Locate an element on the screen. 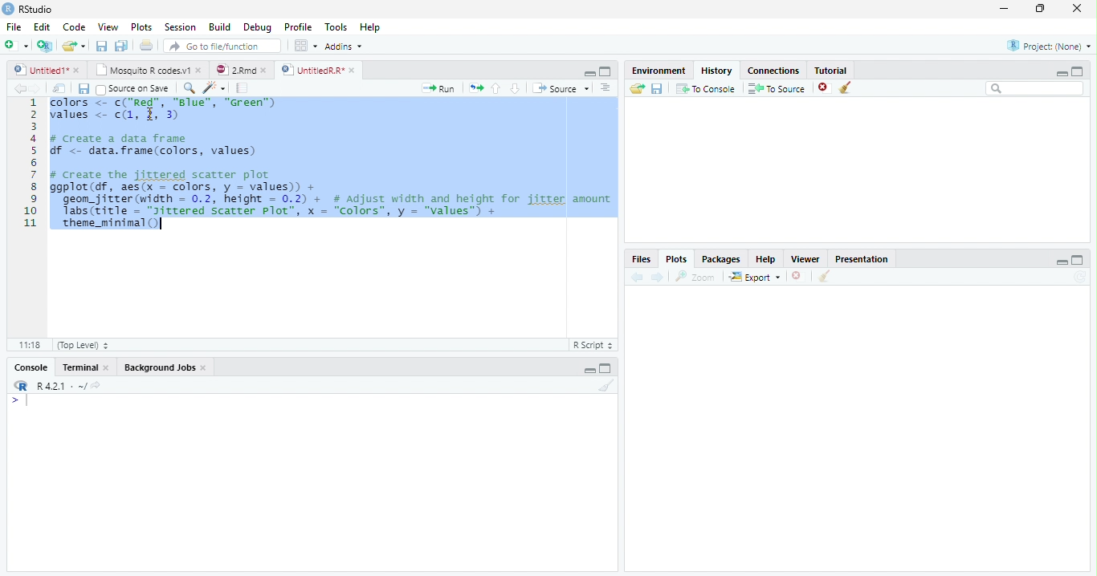  Mosquito R codes.v1 is located at coordinates (141, 70).